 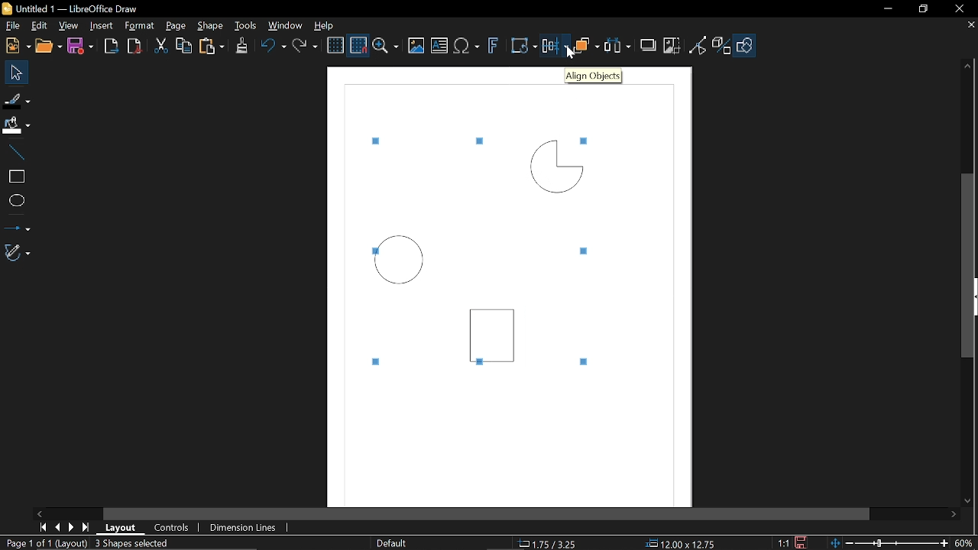 I want to click on Tools, so click(x=245, y=26).